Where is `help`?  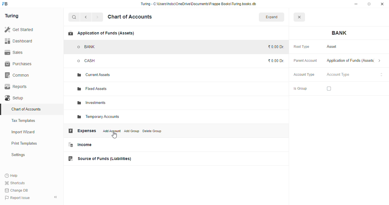
help is located at coordinates (11, 175).